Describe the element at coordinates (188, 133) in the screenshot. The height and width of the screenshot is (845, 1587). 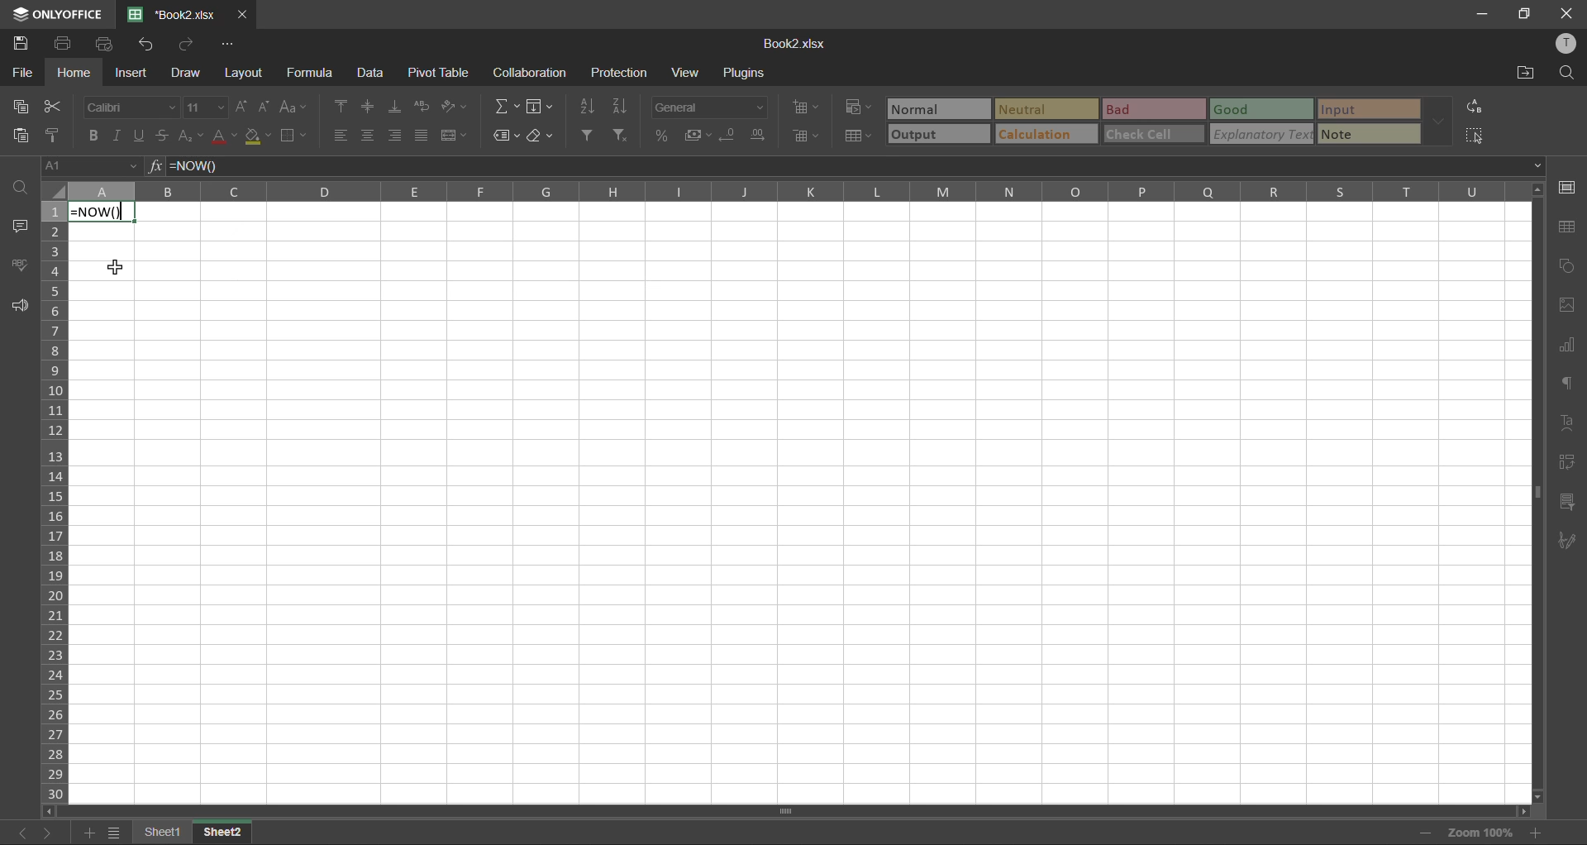
I see `sub/superscript` at that location.